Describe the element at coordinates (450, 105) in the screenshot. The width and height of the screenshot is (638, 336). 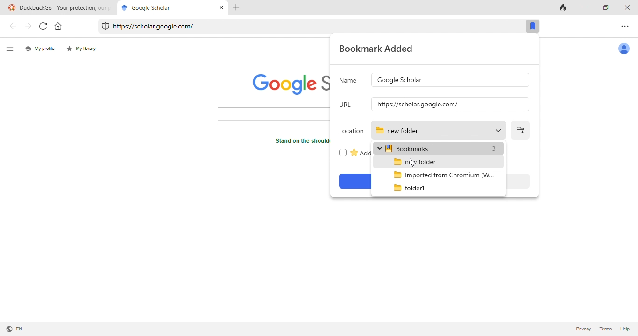
I see `input url` at that location.